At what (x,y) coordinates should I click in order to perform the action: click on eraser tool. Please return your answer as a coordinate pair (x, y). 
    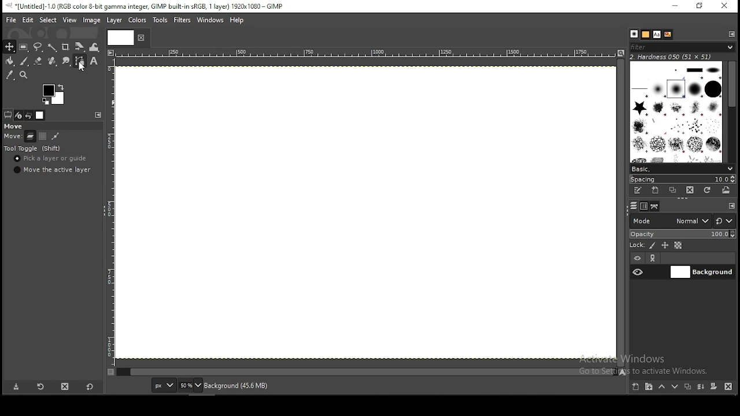
    Looking at the image, I should click on (38, 62).